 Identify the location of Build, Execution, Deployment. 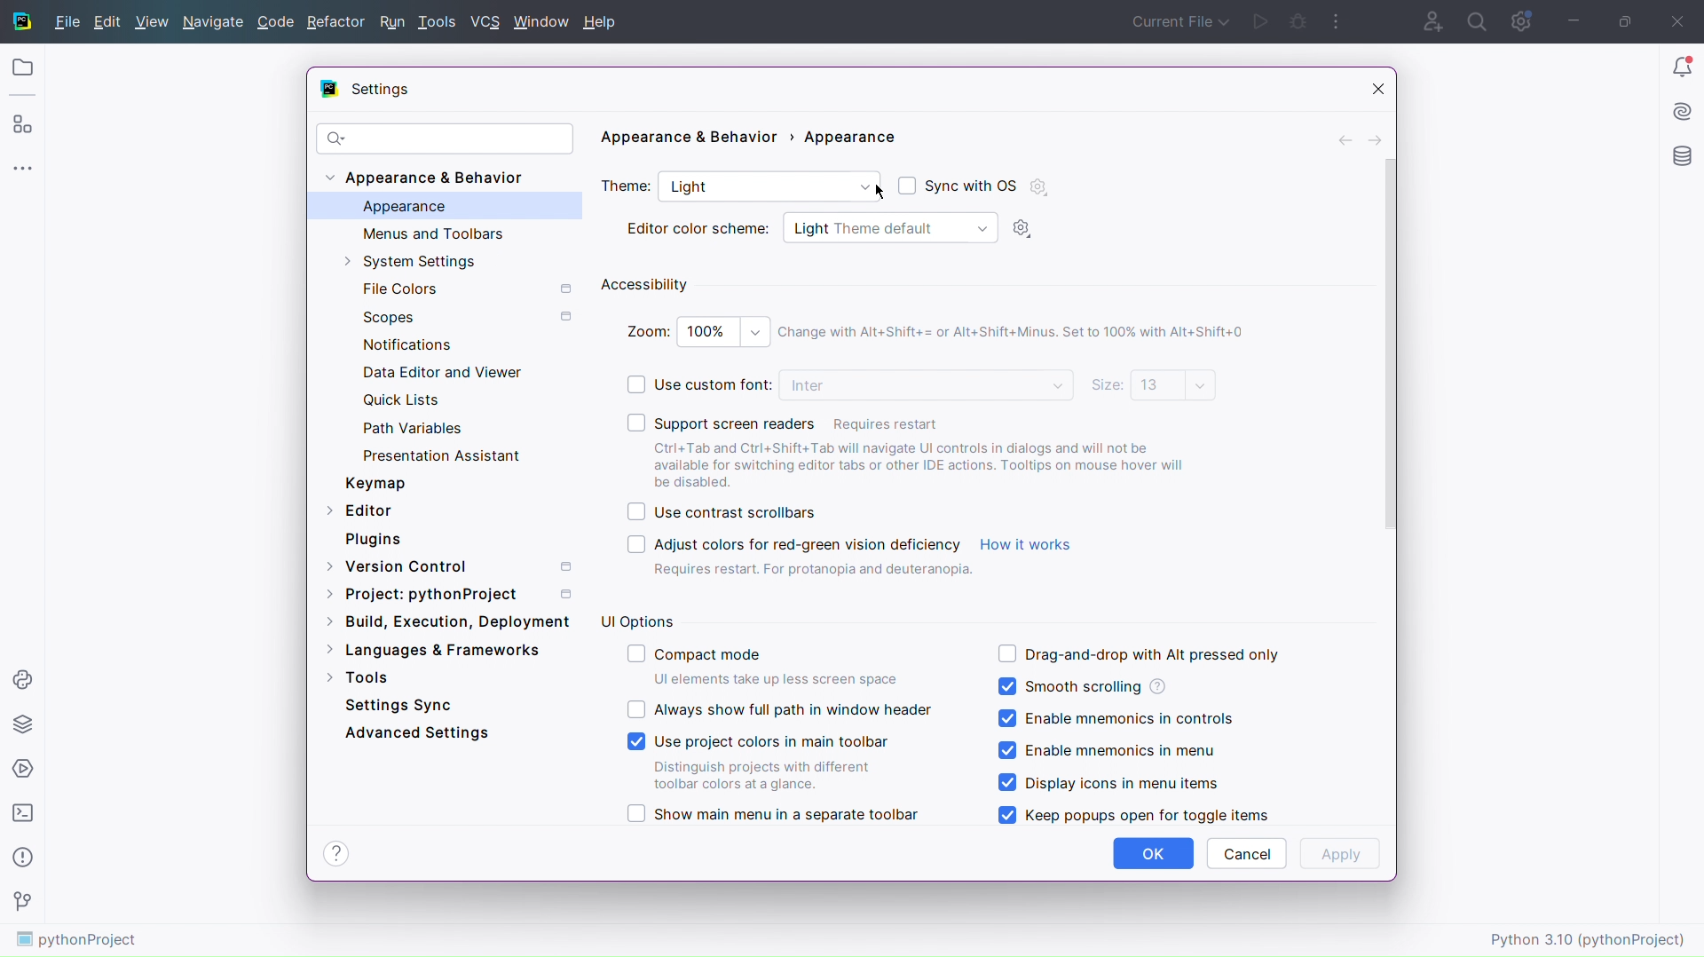
(447, 620).